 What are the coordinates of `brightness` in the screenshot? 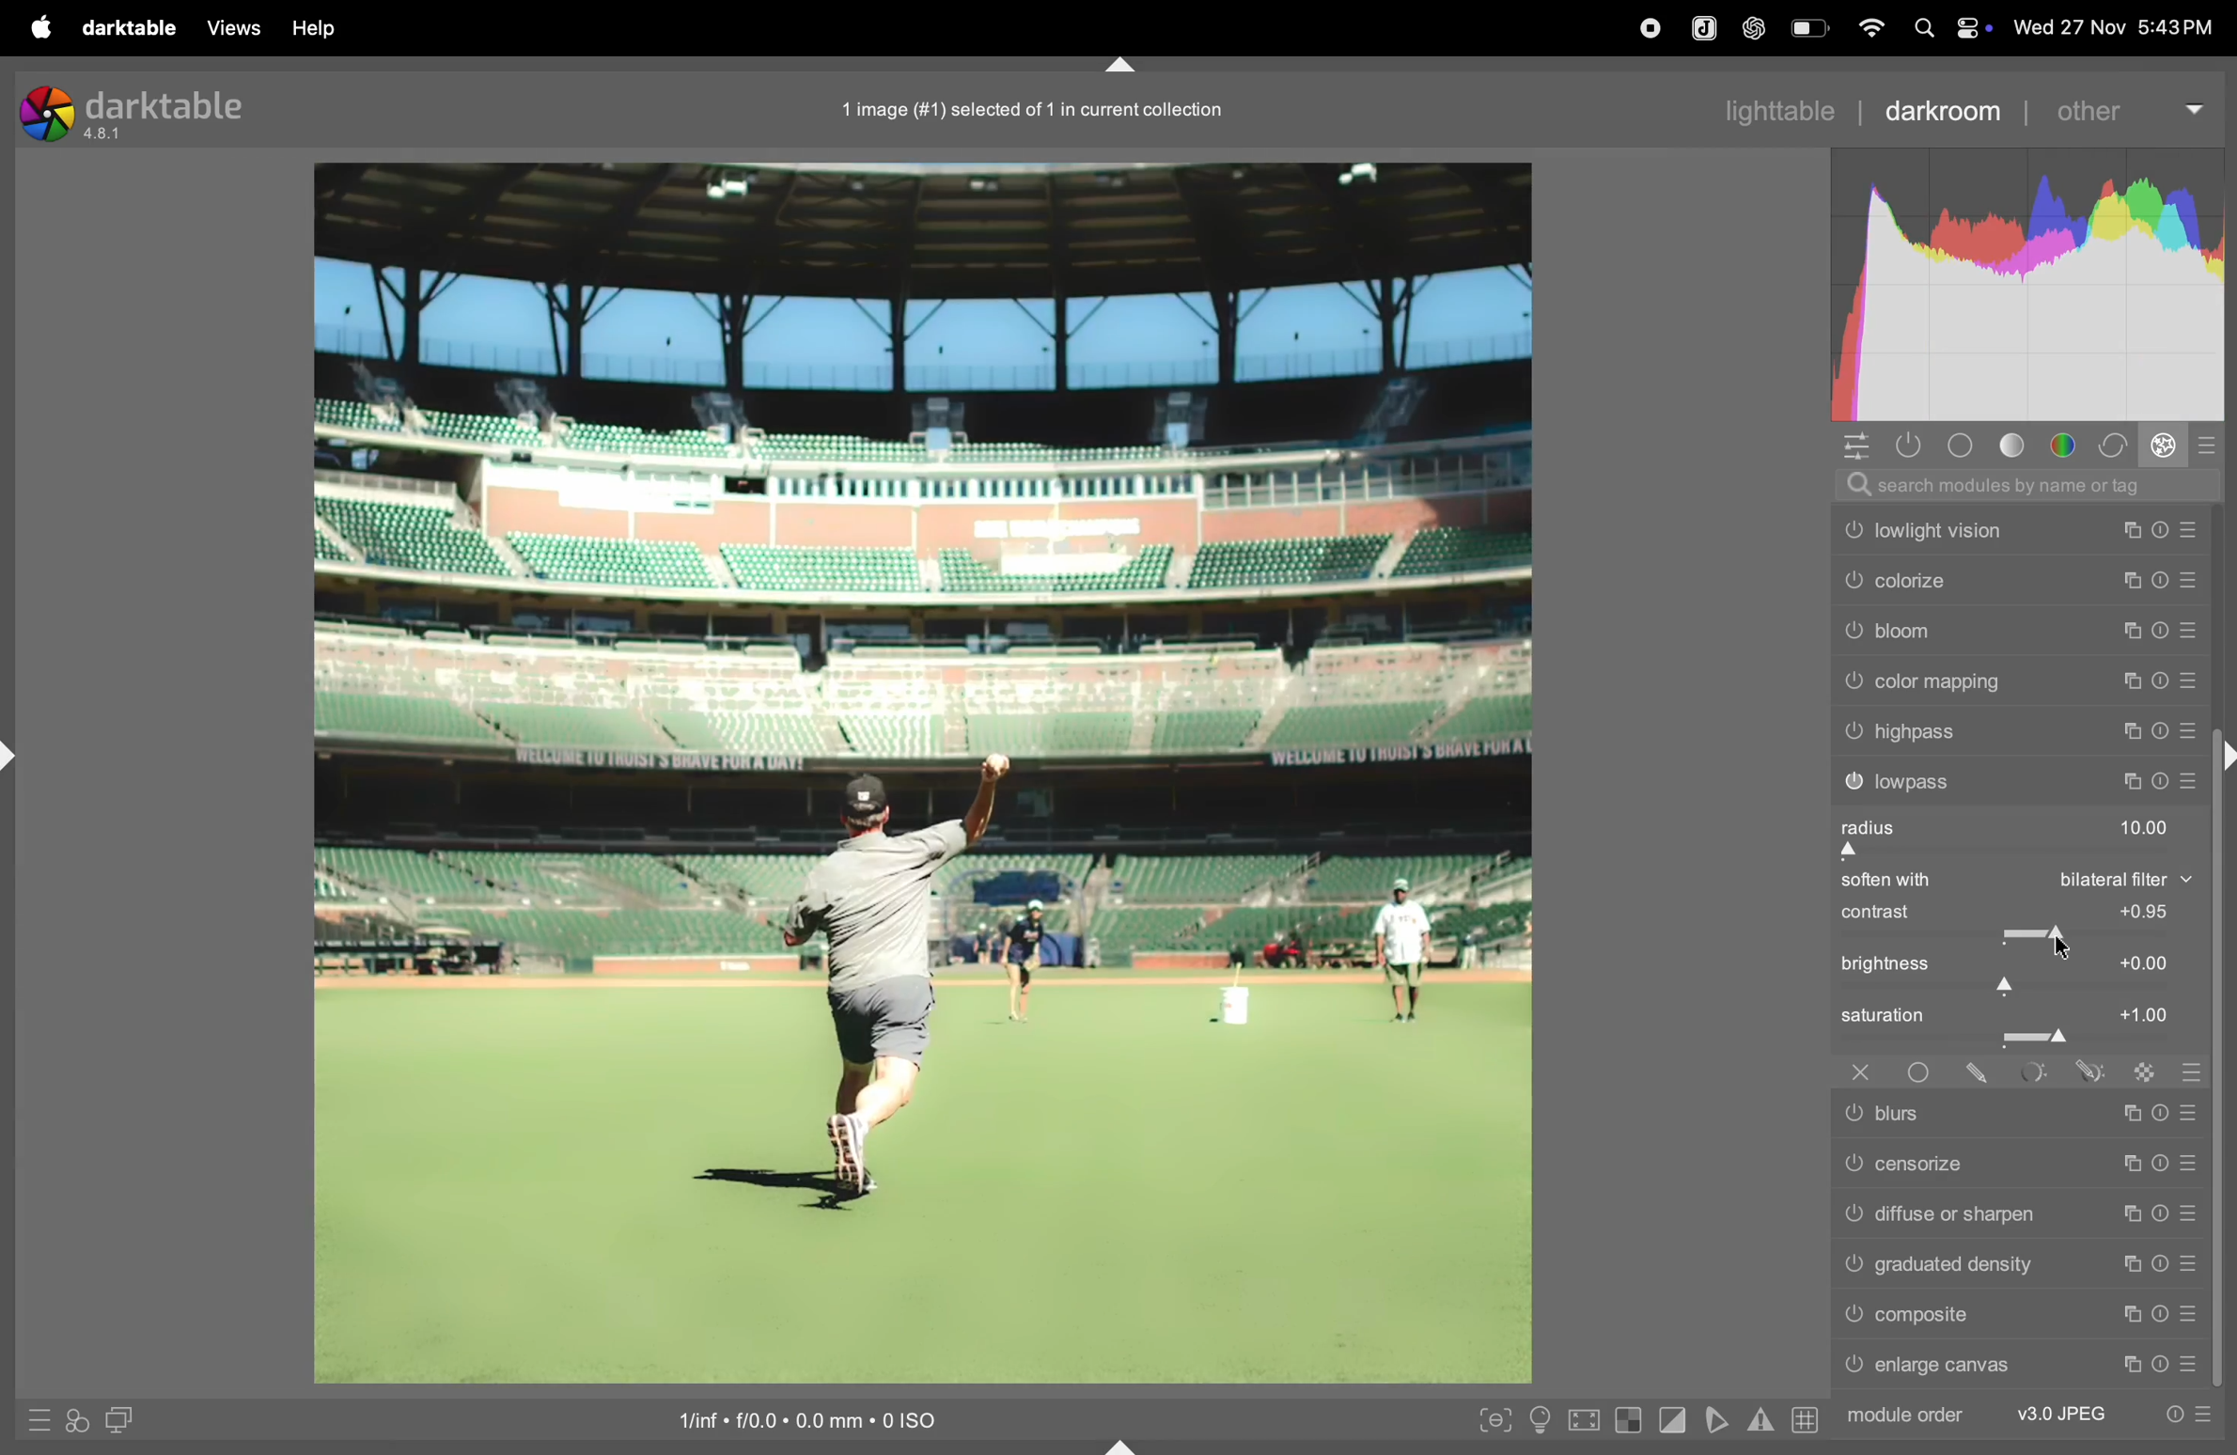 It's located at (2016, 971).